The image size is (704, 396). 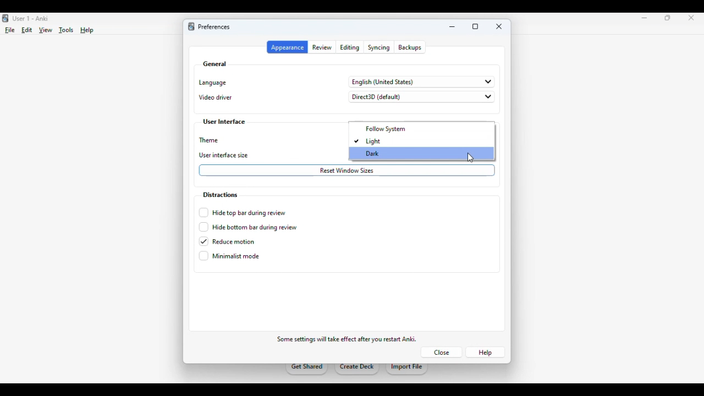 I want to click on view, so click(x=45, y=31).